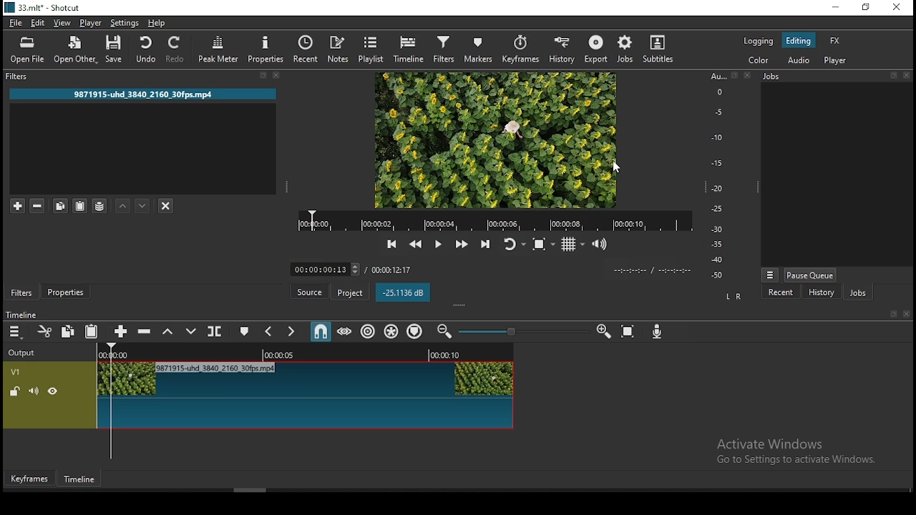 The height and width of the screenshot is (515, 916). I want to click on timeline, so click(408, 51).